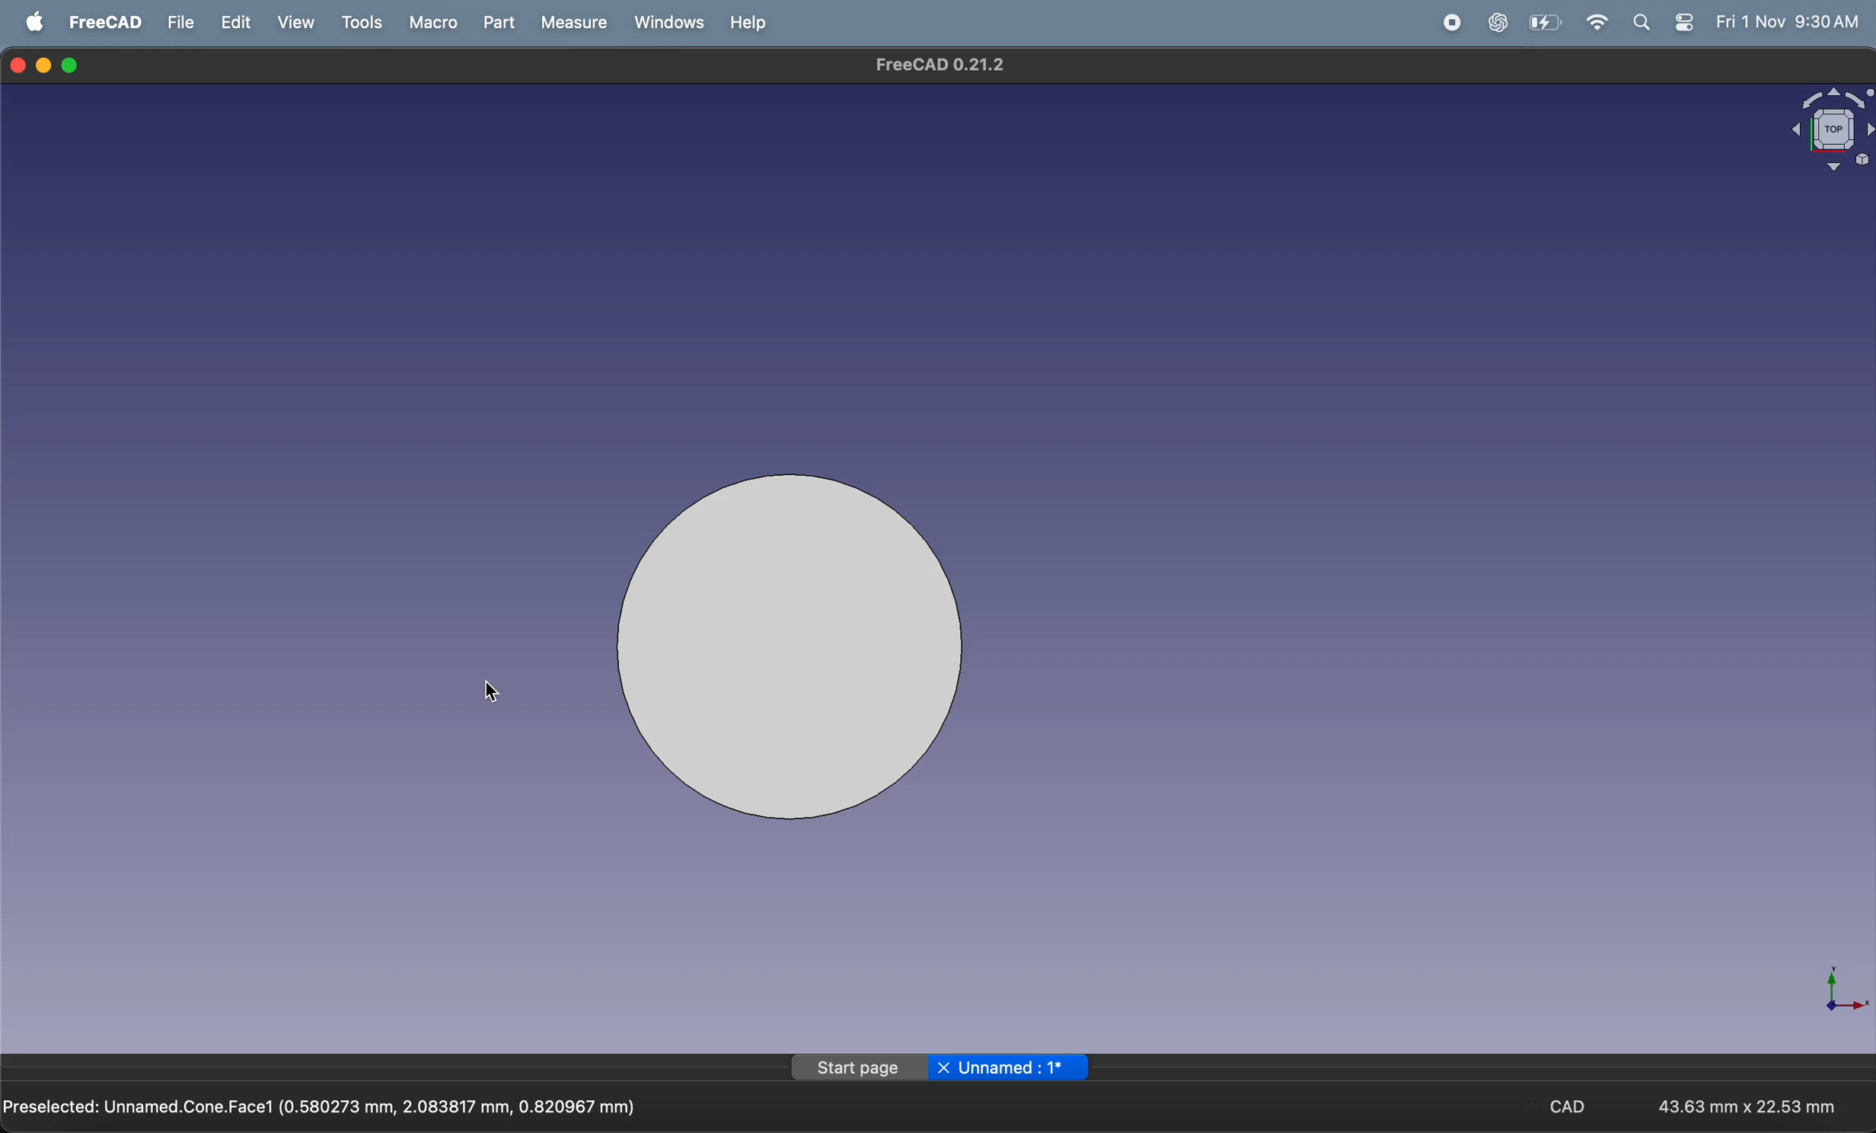 The height and width of the screenshot is (1133, 1876). Describe the element at coordinates (301, 22) in the screenshot. I see `view` at that location.